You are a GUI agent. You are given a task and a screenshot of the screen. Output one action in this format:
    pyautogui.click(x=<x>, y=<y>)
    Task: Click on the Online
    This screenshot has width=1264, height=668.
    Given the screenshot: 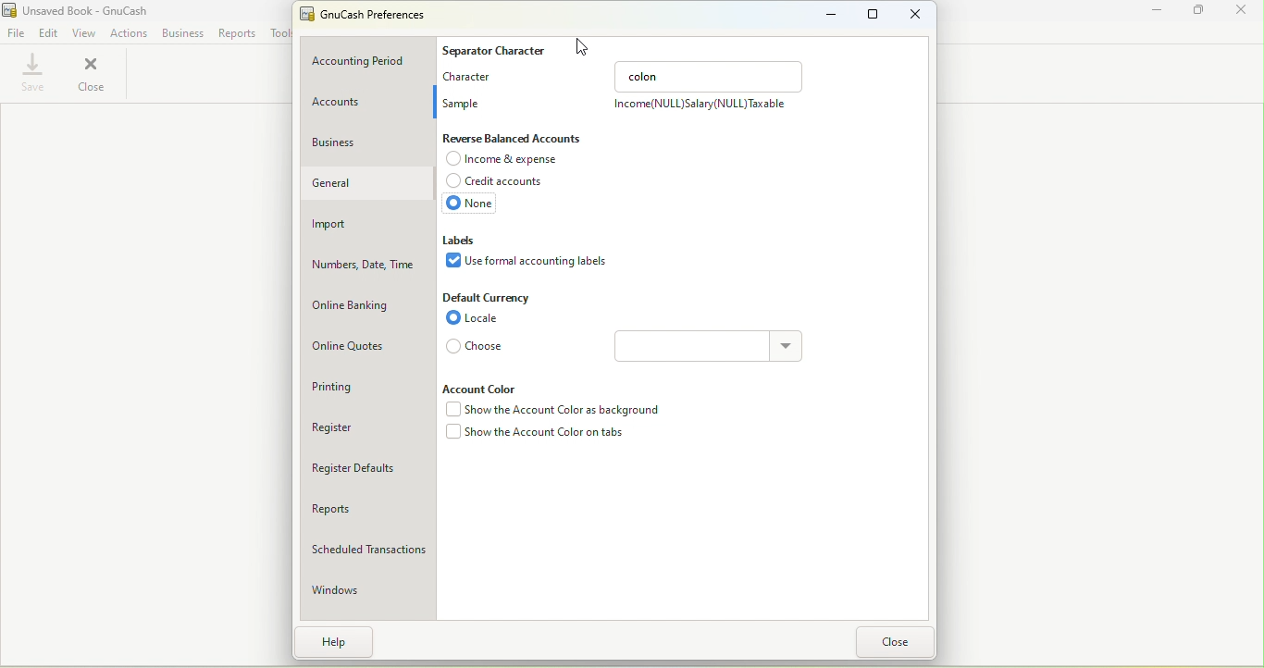 What is the action you would take?
    pyautogui.click(x=366, y=306)
    